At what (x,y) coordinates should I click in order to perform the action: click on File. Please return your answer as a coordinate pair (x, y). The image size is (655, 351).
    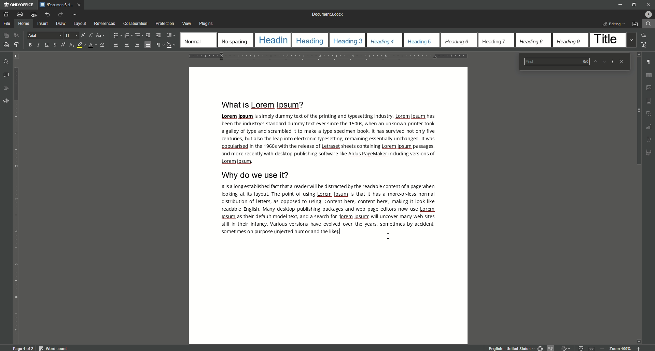
    Looking at the image, I should click on (8, 24).